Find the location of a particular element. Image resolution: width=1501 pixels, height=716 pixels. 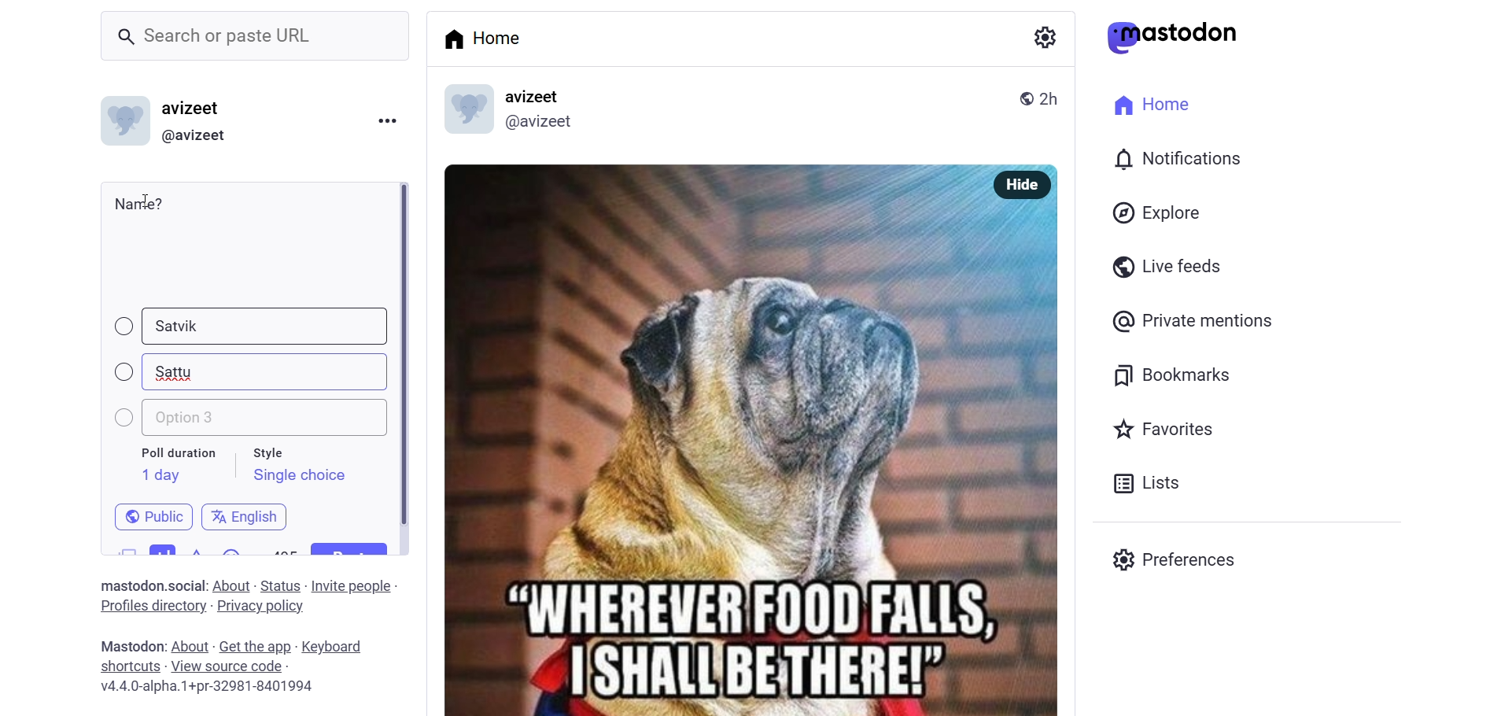

mastodon is located at coordinates (128, 645).